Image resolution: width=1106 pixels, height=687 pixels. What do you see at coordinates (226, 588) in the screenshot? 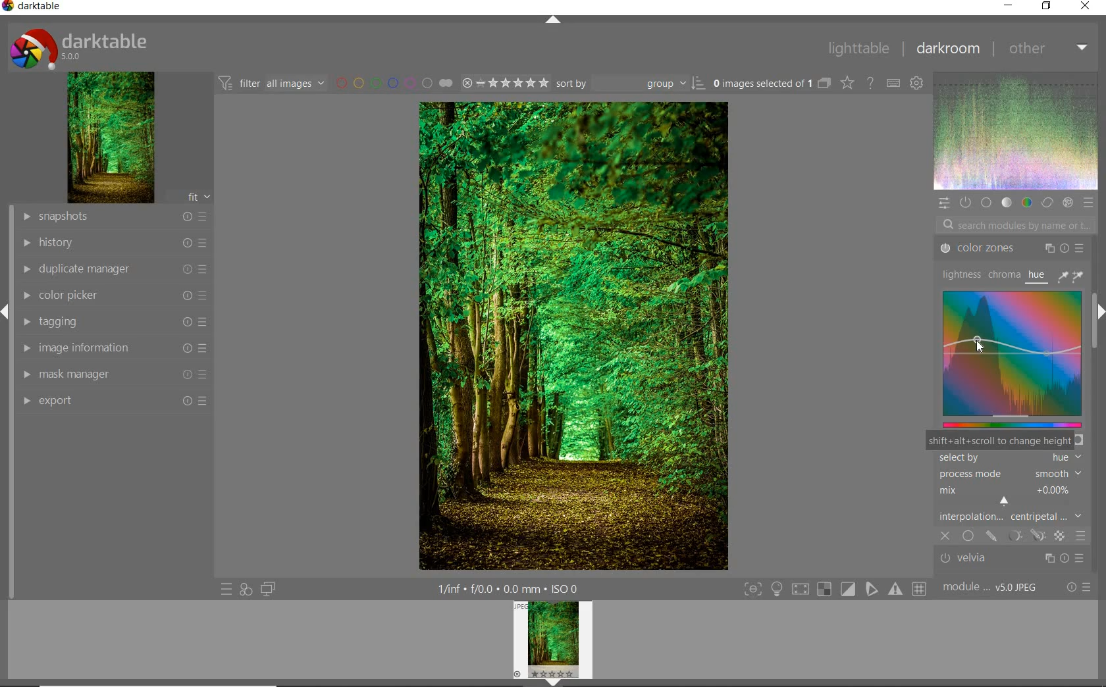
I see `QUICK ACCESS TO PRESETS` at bounding box center [226, 588].